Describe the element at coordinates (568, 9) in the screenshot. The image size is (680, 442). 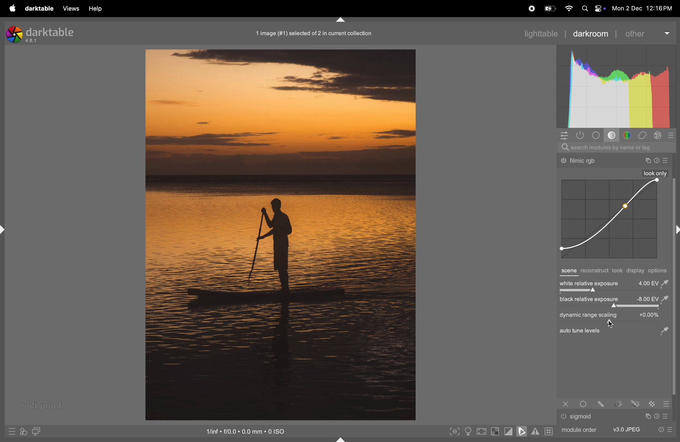
I see `wifi` at that location.